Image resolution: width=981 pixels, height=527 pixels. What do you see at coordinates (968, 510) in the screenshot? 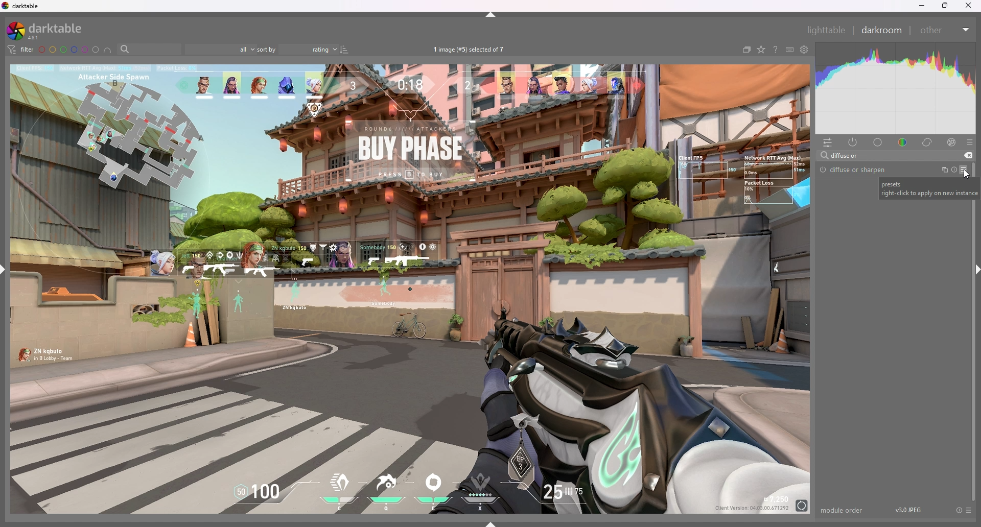
I see `presets` at bounding box center [968, 510].